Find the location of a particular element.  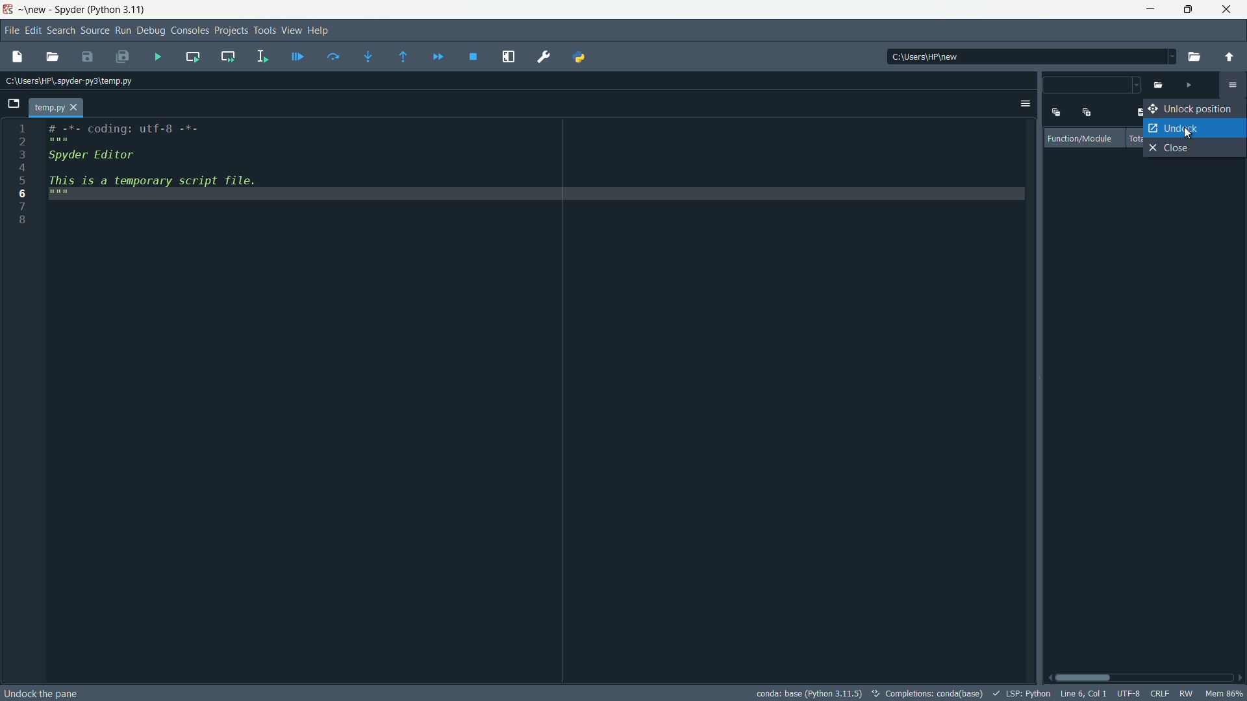

save file is located at coordinates (88, 57).